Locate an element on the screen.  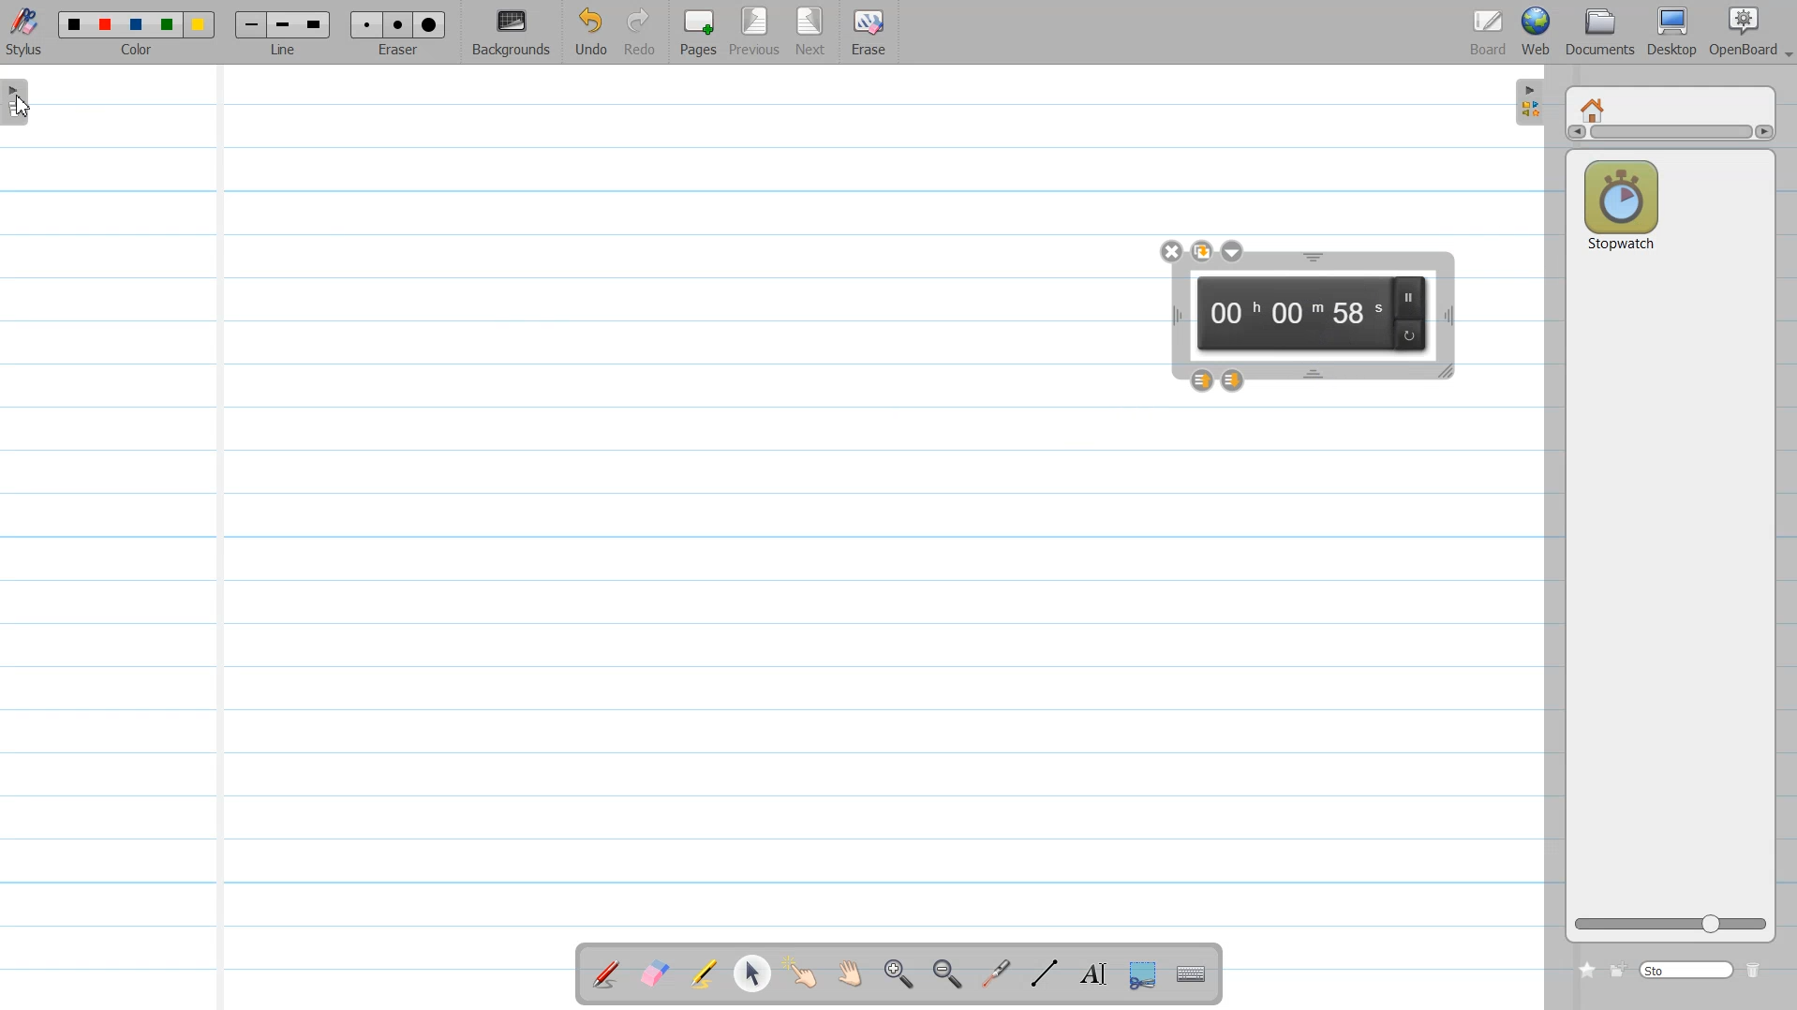
Time window Hight adjustment is located at coordinates (1315, 374).